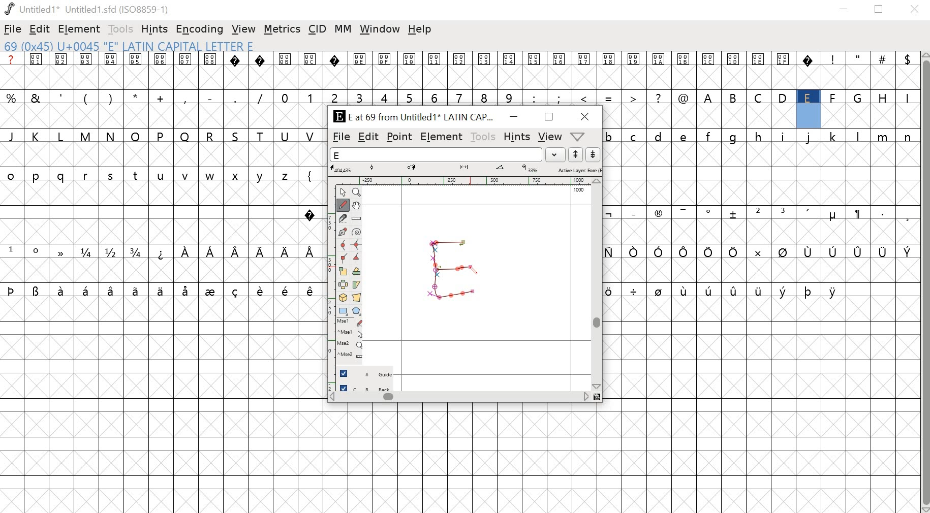 The image size is (930, 513). I want to click on Ruler, so click(357, 218).